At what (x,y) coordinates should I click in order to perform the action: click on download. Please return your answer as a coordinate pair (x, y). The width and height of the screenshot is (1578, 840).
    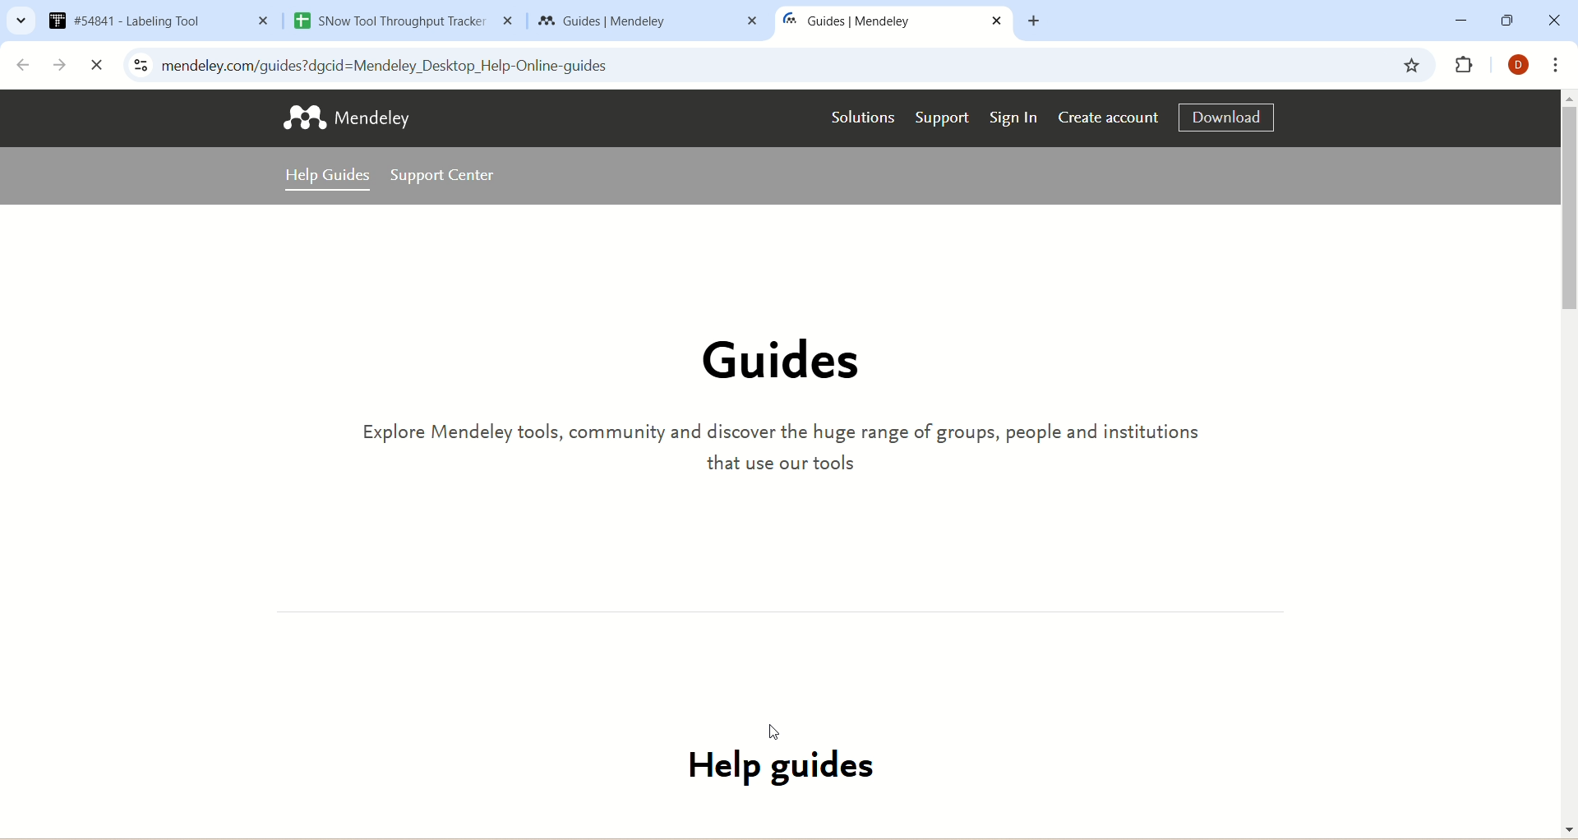
    Looking at the image, I should click on (1229, 119).